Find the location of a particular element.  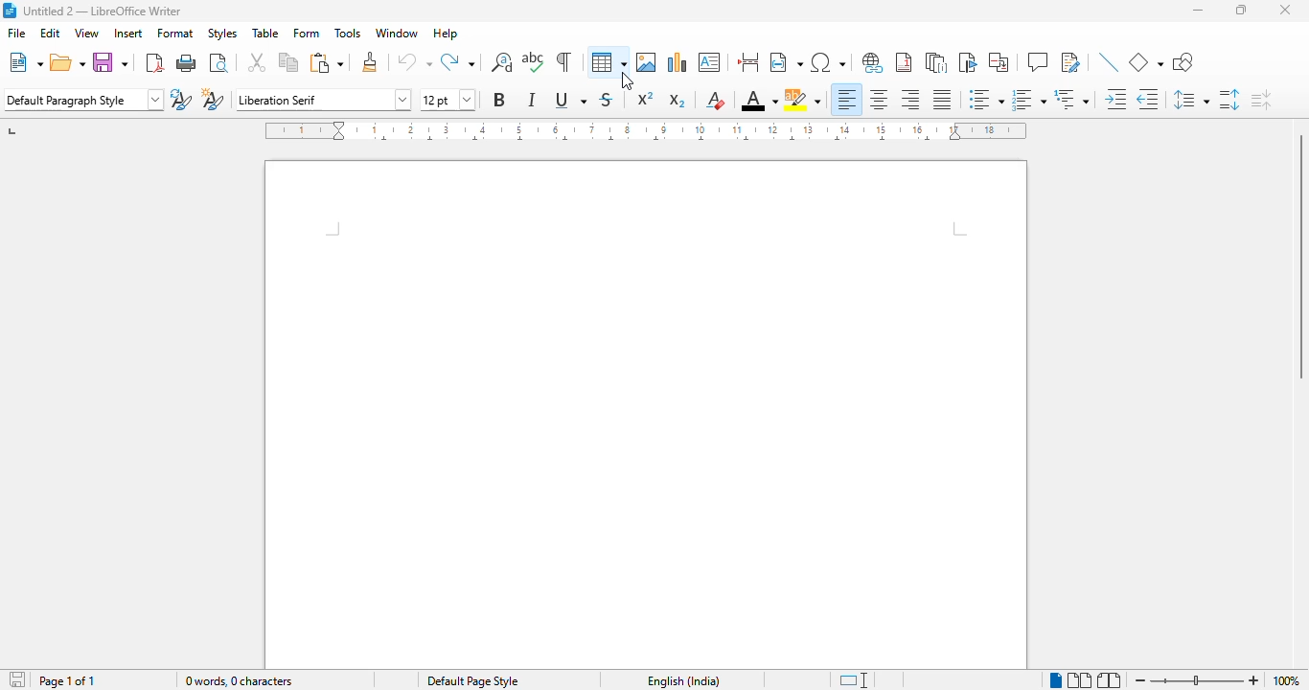

insert bookmark is located at coordinates (968, 62).